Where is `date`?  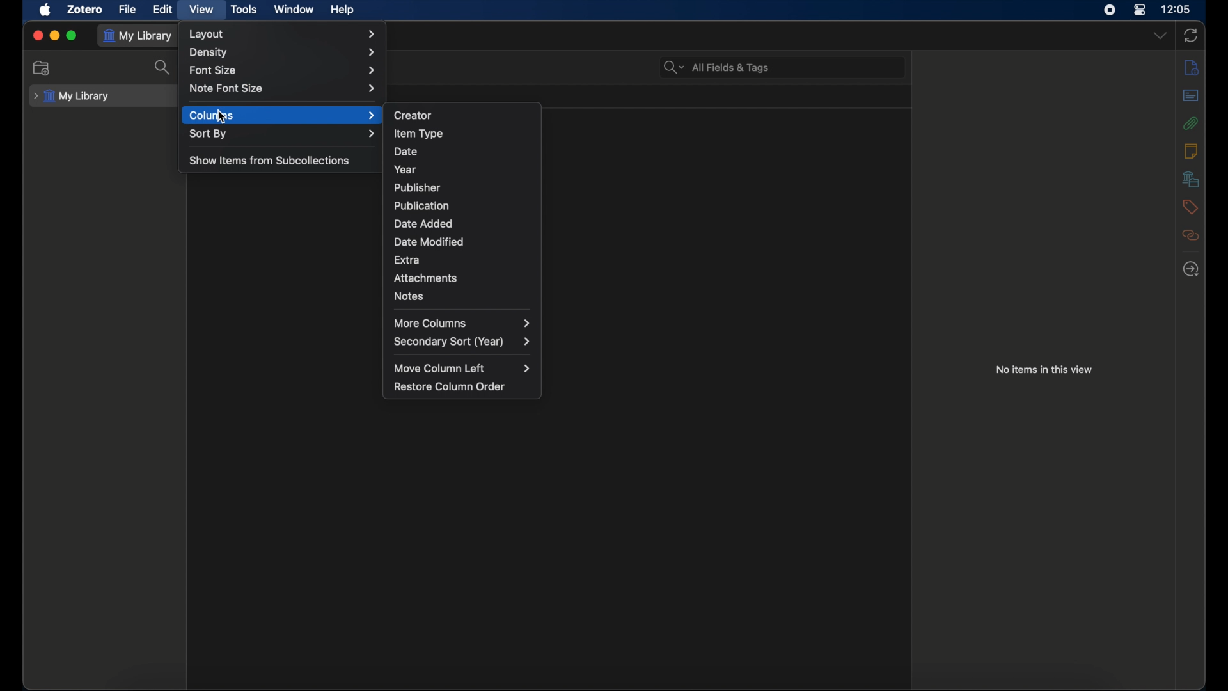 date is located at coordinates (405, 151).